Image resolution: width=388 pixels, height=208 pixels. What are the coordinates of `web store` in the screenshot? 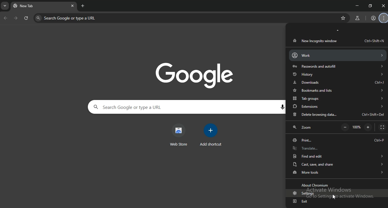 It's located at (179, 135).